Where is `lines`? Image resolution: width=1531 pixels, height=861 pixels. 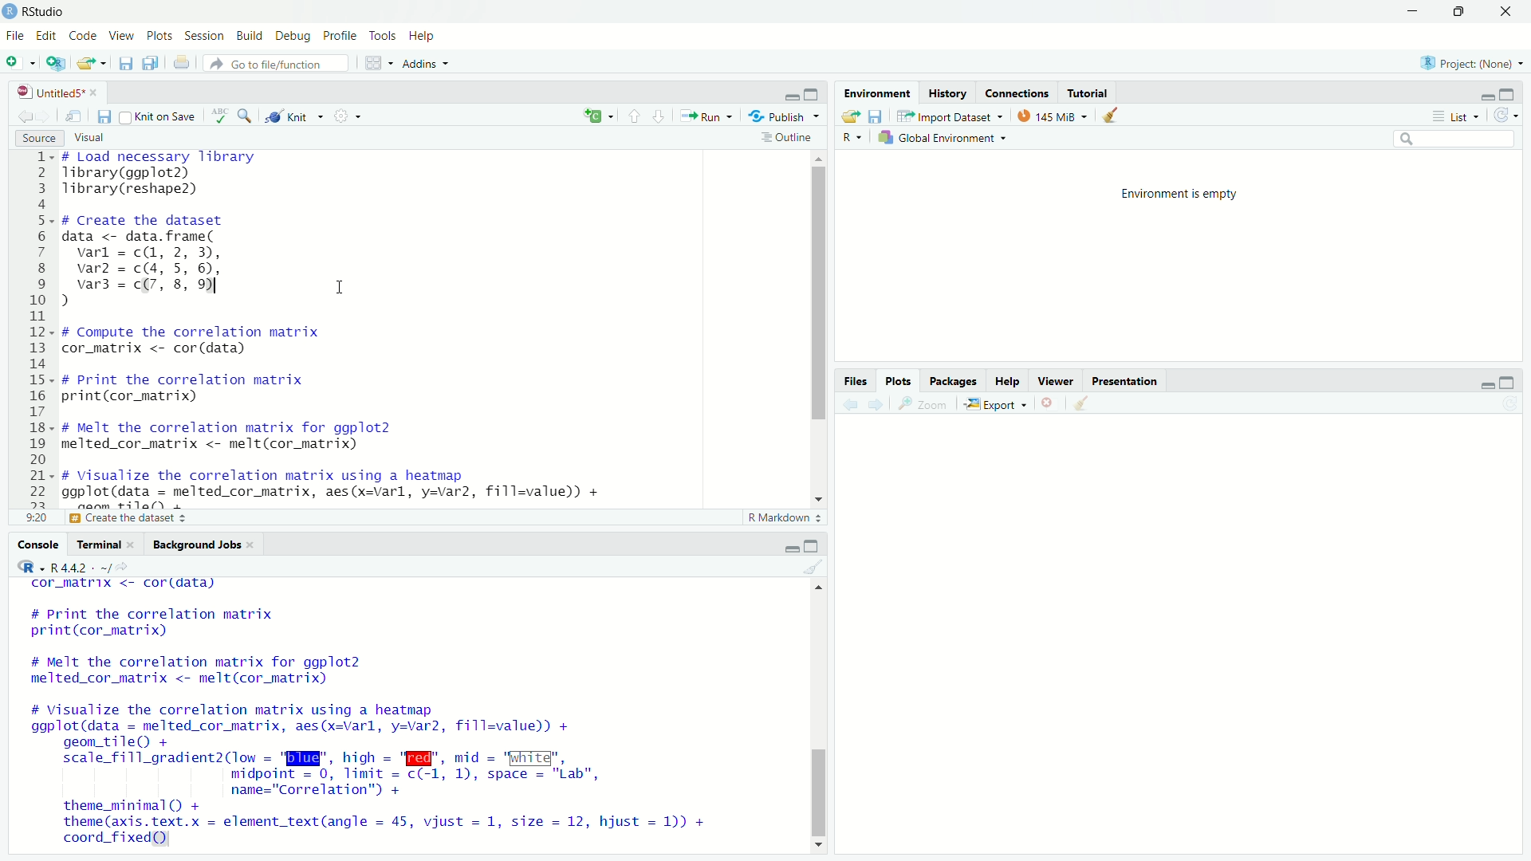
lines is located at coordinates (41, 337).